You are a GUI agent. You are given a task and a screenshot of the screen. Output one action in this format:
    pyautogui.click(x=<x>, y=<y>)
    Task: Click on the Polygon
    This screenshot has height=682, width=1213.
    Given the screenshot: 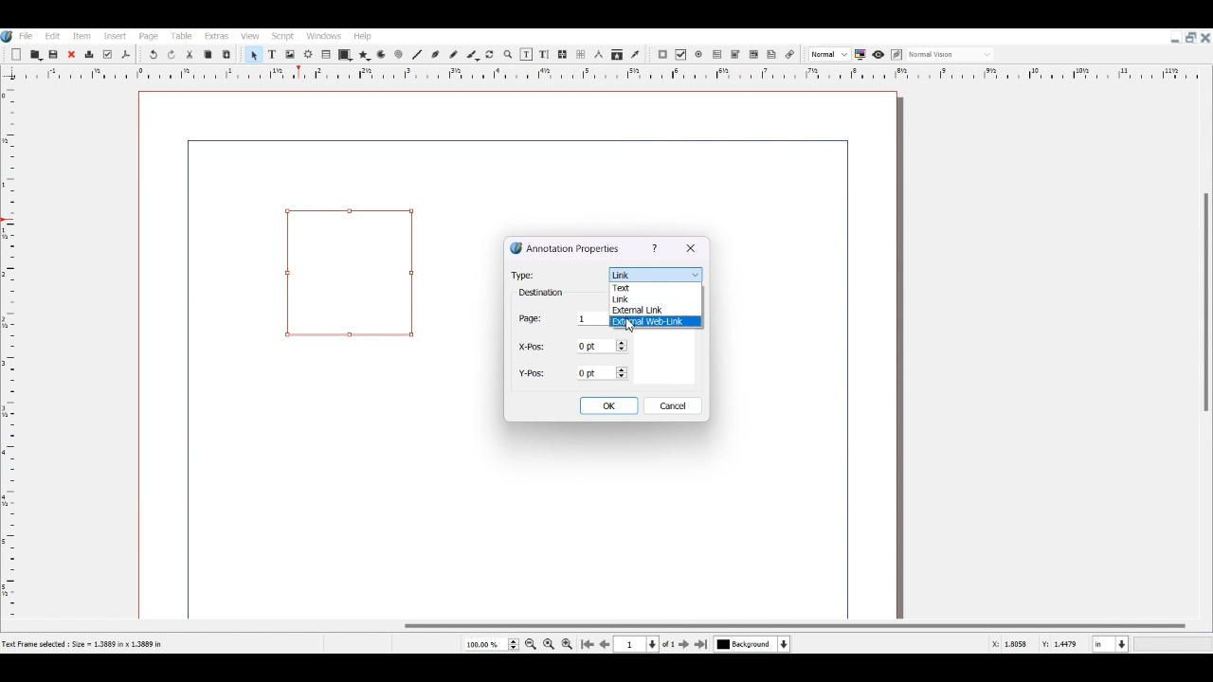 What is the action you would take?
    pyautogui.click(x=364, y=55)
    